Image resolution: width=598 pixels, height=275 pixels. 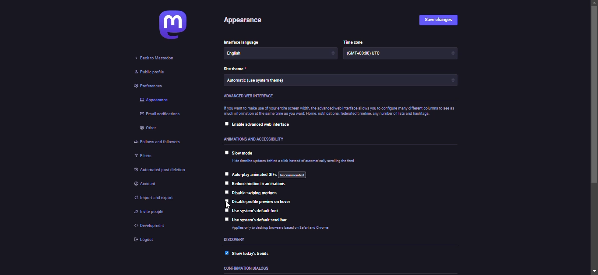 I want to click on email notifications, so click(x=160, y=115).